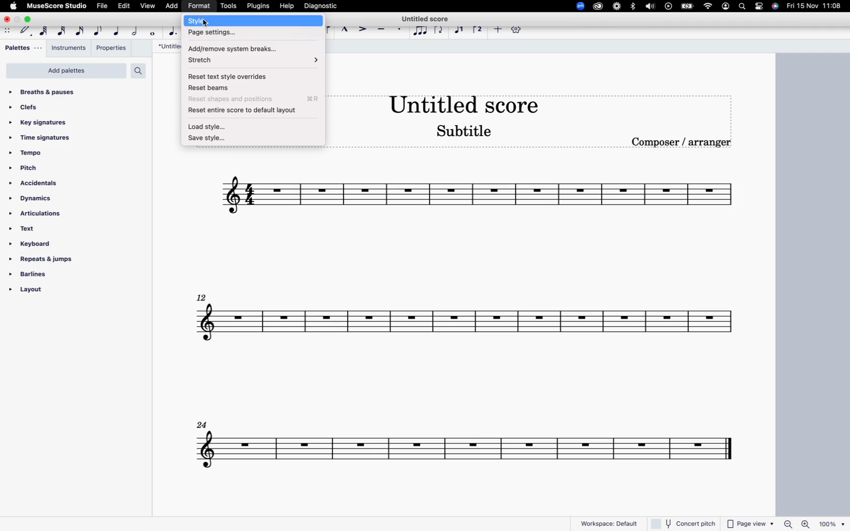 The width and height of the screenshot is (850, 531). I want to click on score, so click(484, 196).